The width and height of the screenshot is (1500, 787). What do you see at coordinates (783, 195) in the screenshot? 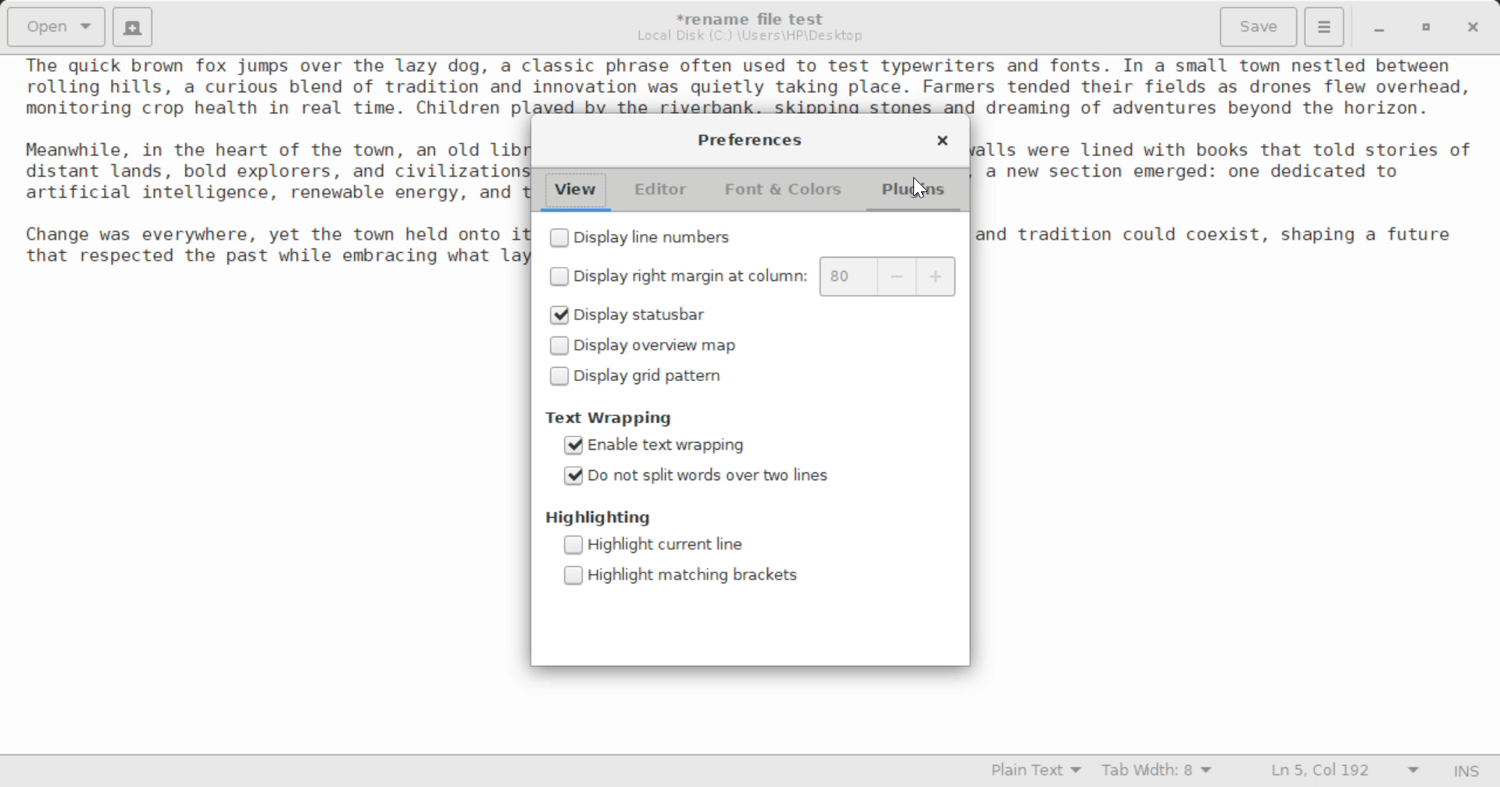
I see `Font & Colors Tab` at bounding box center [783, 195].